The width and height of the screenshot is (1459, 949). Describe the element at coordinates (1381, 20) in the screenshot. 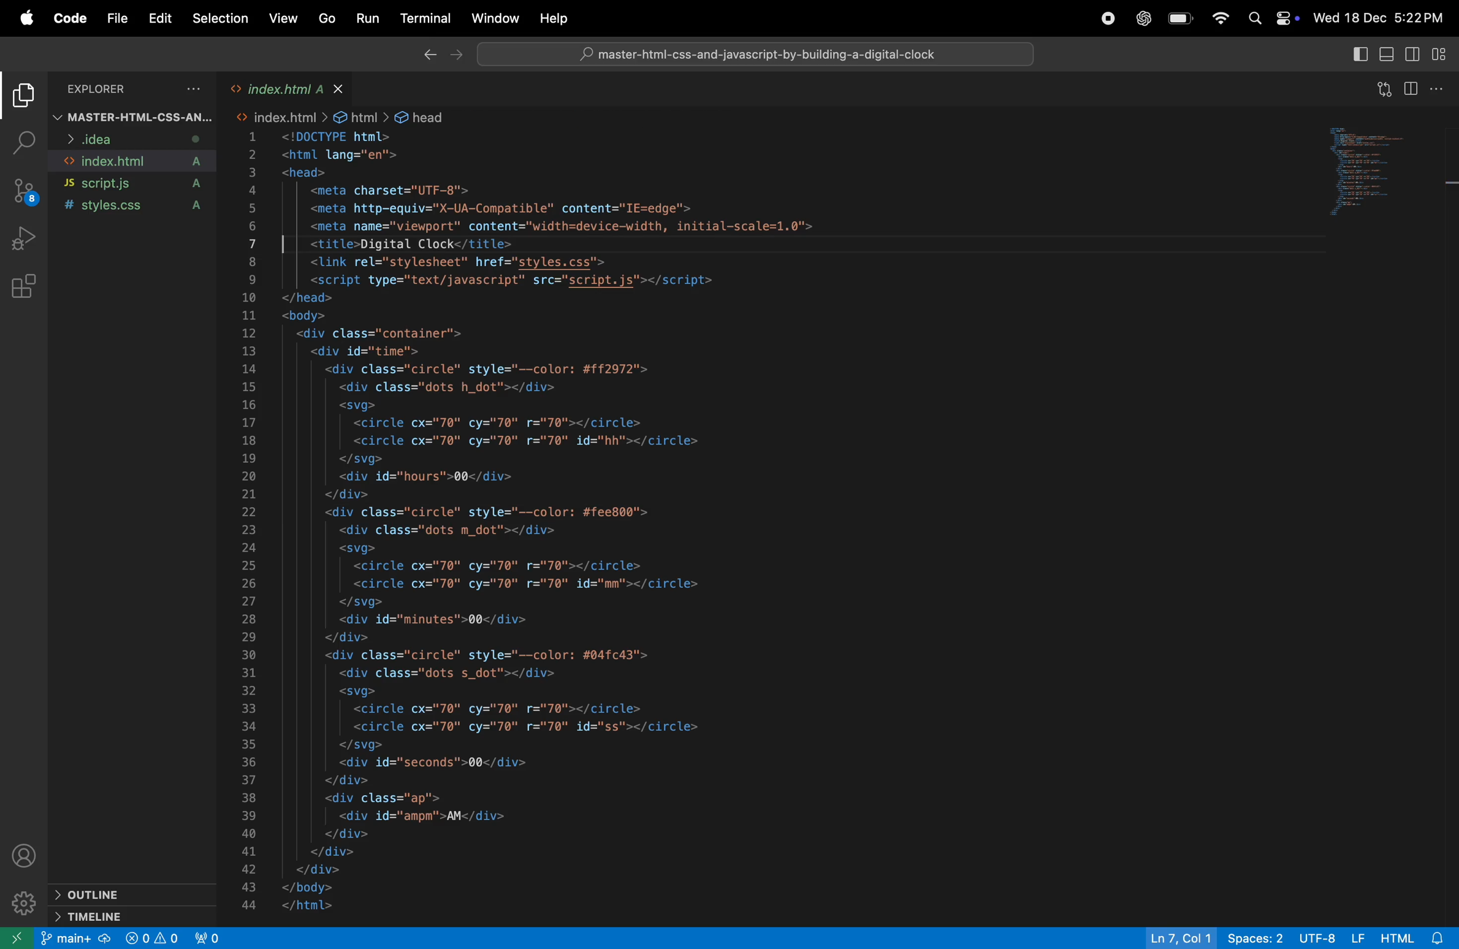

I see `date and time` at that location.